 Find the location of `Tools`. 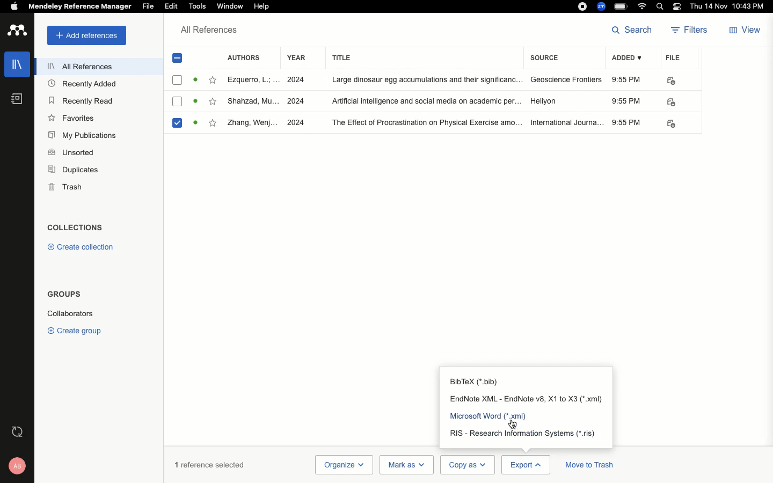

Tools is located at coordinates (196, 6).